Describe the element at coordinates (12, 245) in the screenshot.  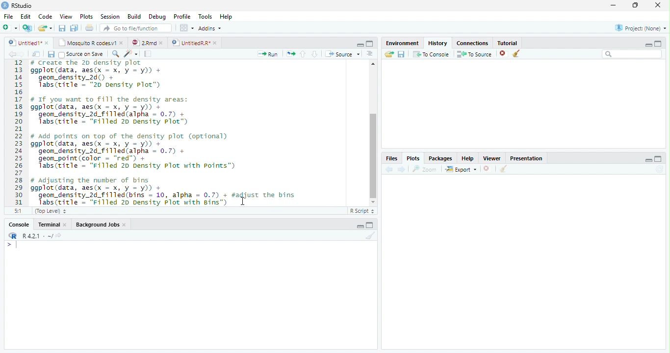
I see `>` at that location.